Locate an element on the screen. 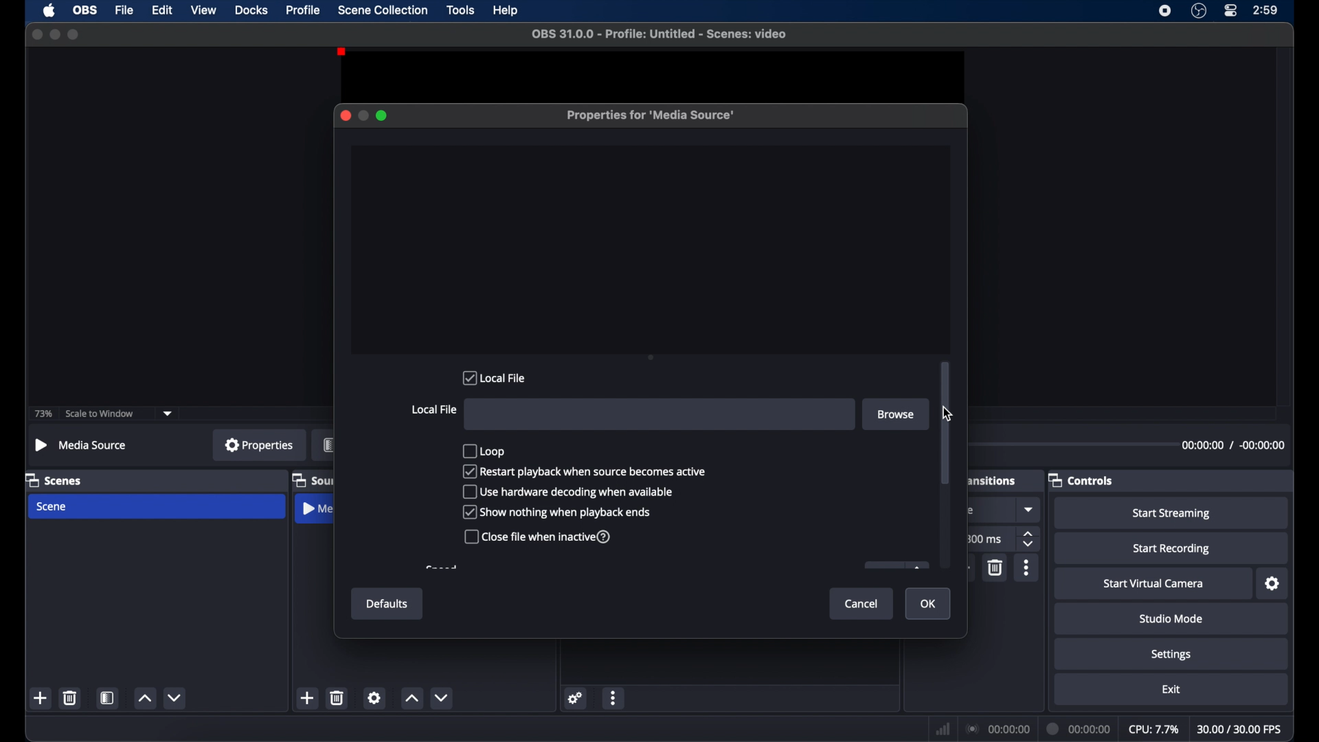 The image size is (1319, 742). settings is located at coordinates (1274, 584).